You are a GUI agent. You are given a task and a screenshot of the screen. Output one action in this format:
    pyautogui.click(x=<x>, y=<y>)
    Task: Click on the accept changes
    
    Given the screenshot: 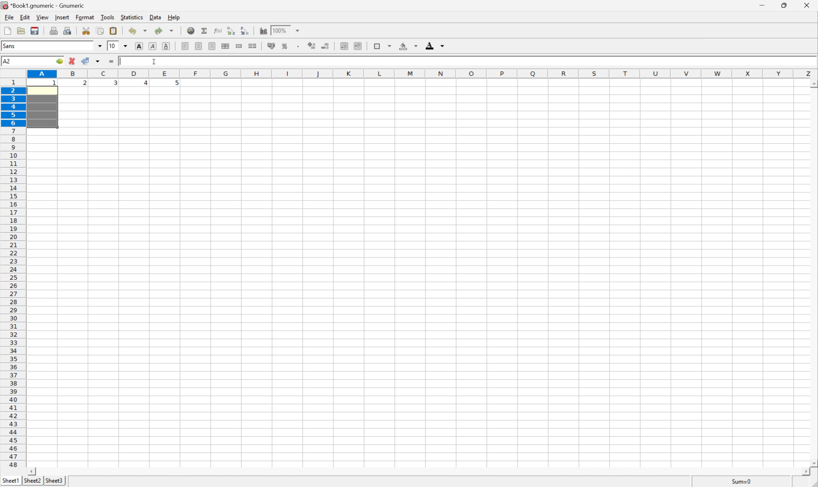 What is the action you would take?
    pyautogui.click(x=86, y=61)
    